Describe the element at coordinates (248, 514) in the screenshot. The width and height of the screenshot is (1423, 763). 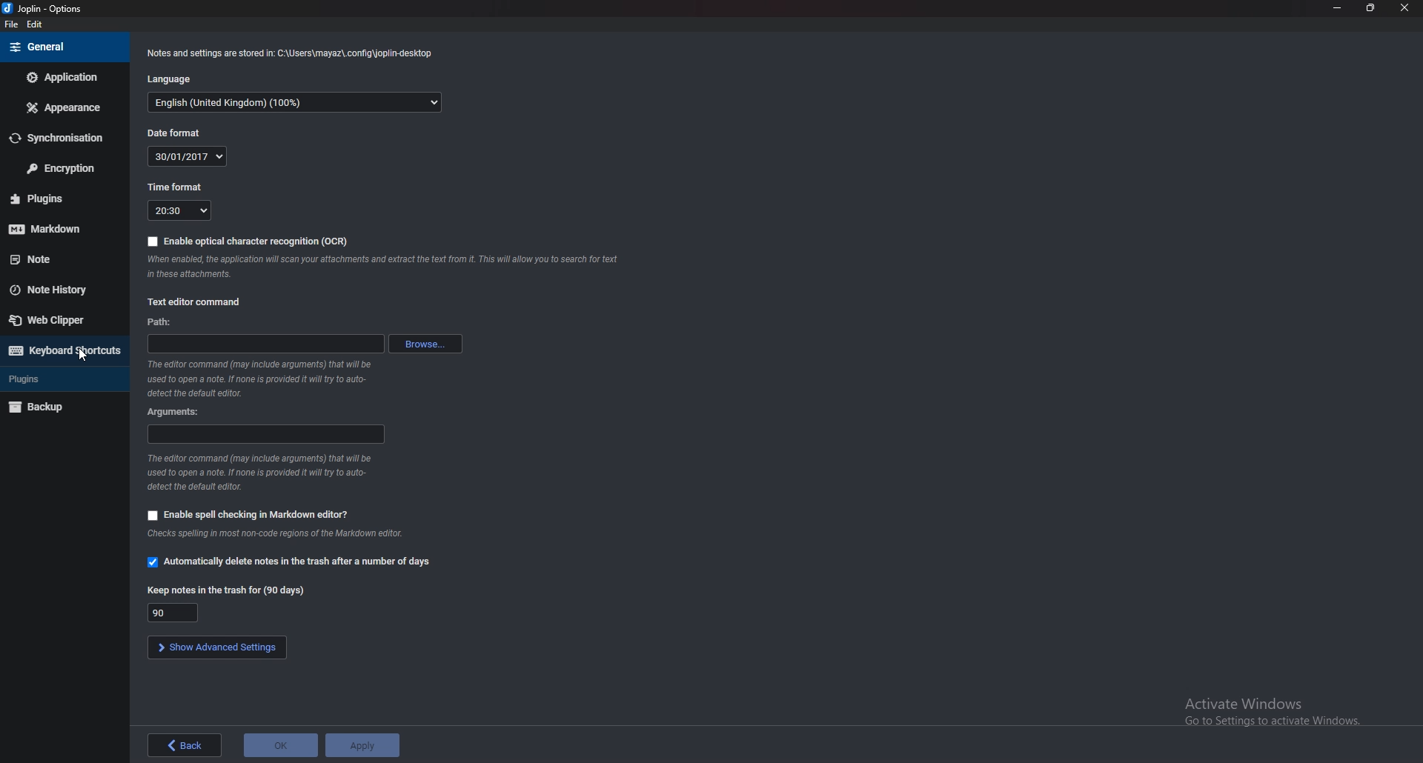
I see `Enable spell checking` at that location.